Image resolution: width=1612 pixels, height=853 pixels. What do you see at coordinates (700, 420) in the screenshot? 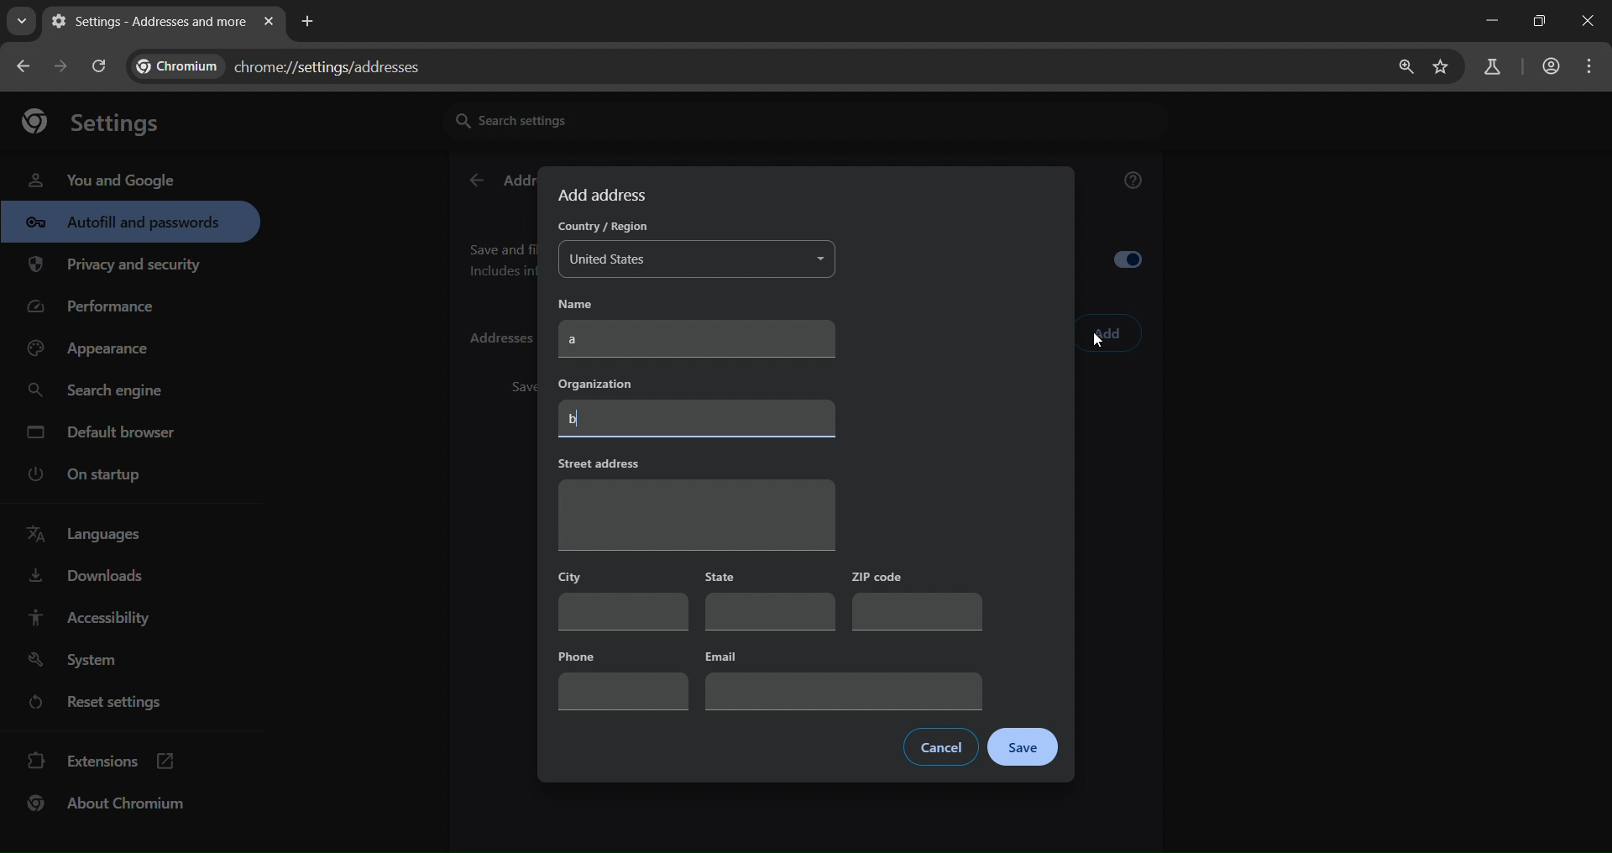
I see `b` at bounding box center [700, 420].